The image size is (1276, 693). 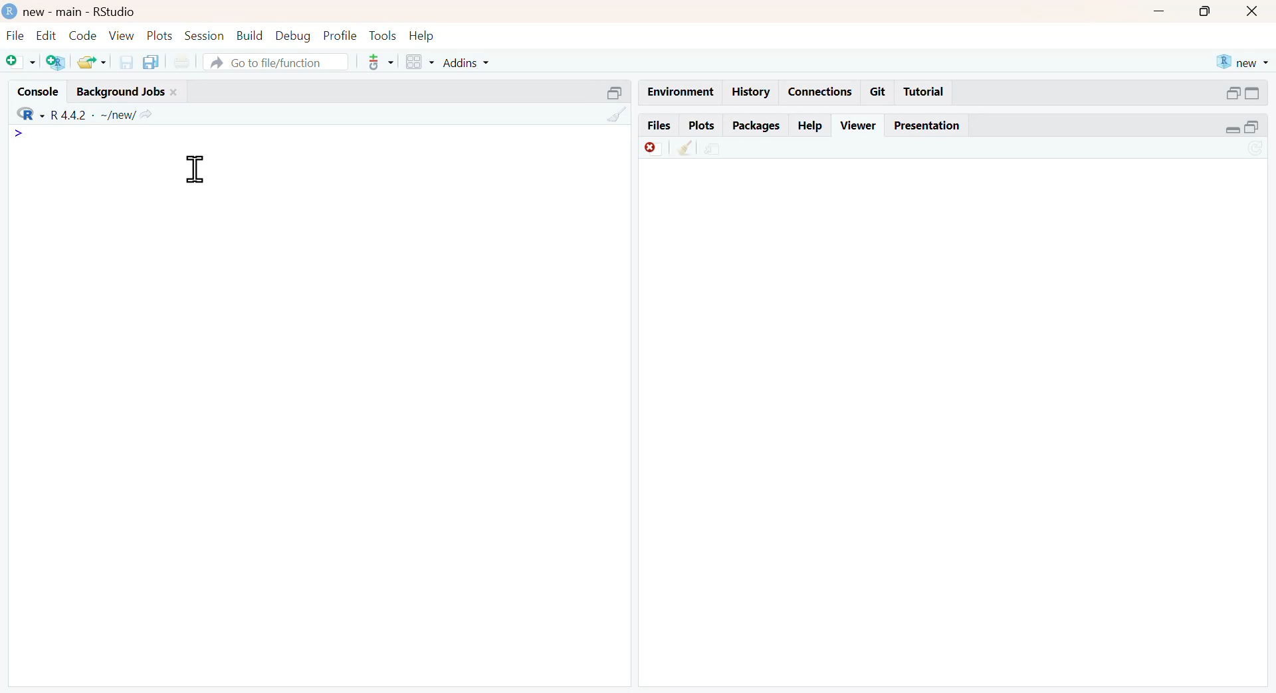 I want to click on close, so click(x=1253, y=11).